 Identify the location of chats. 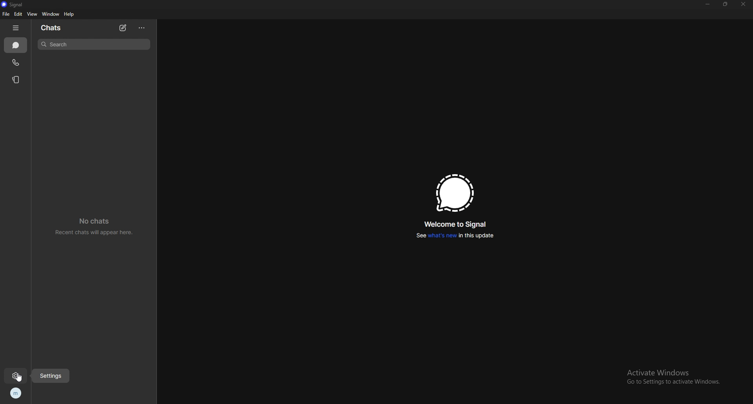
(52, 28).